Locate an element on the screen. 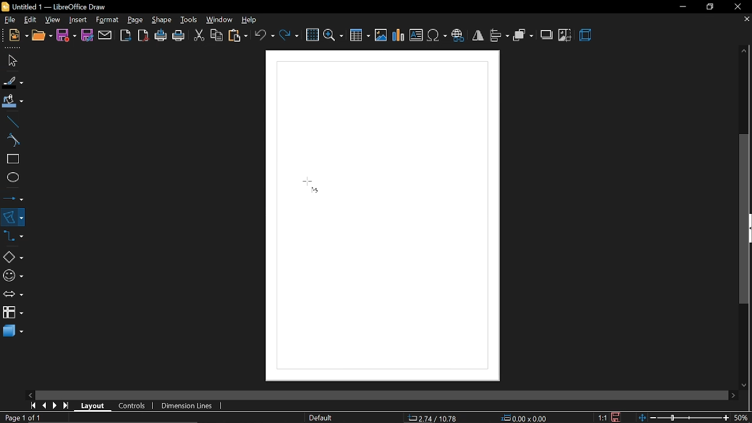 The image size is (752, 423). open is located at coordinates (41, 36).